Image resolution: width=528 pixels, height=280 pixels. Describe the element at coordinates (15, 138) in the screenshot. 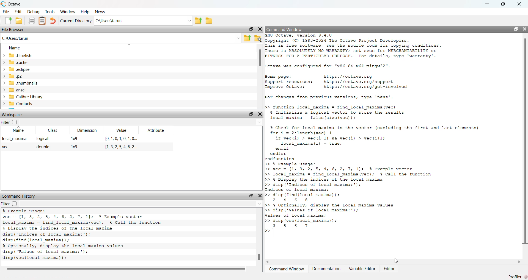

I see `local_maxima` at that location.